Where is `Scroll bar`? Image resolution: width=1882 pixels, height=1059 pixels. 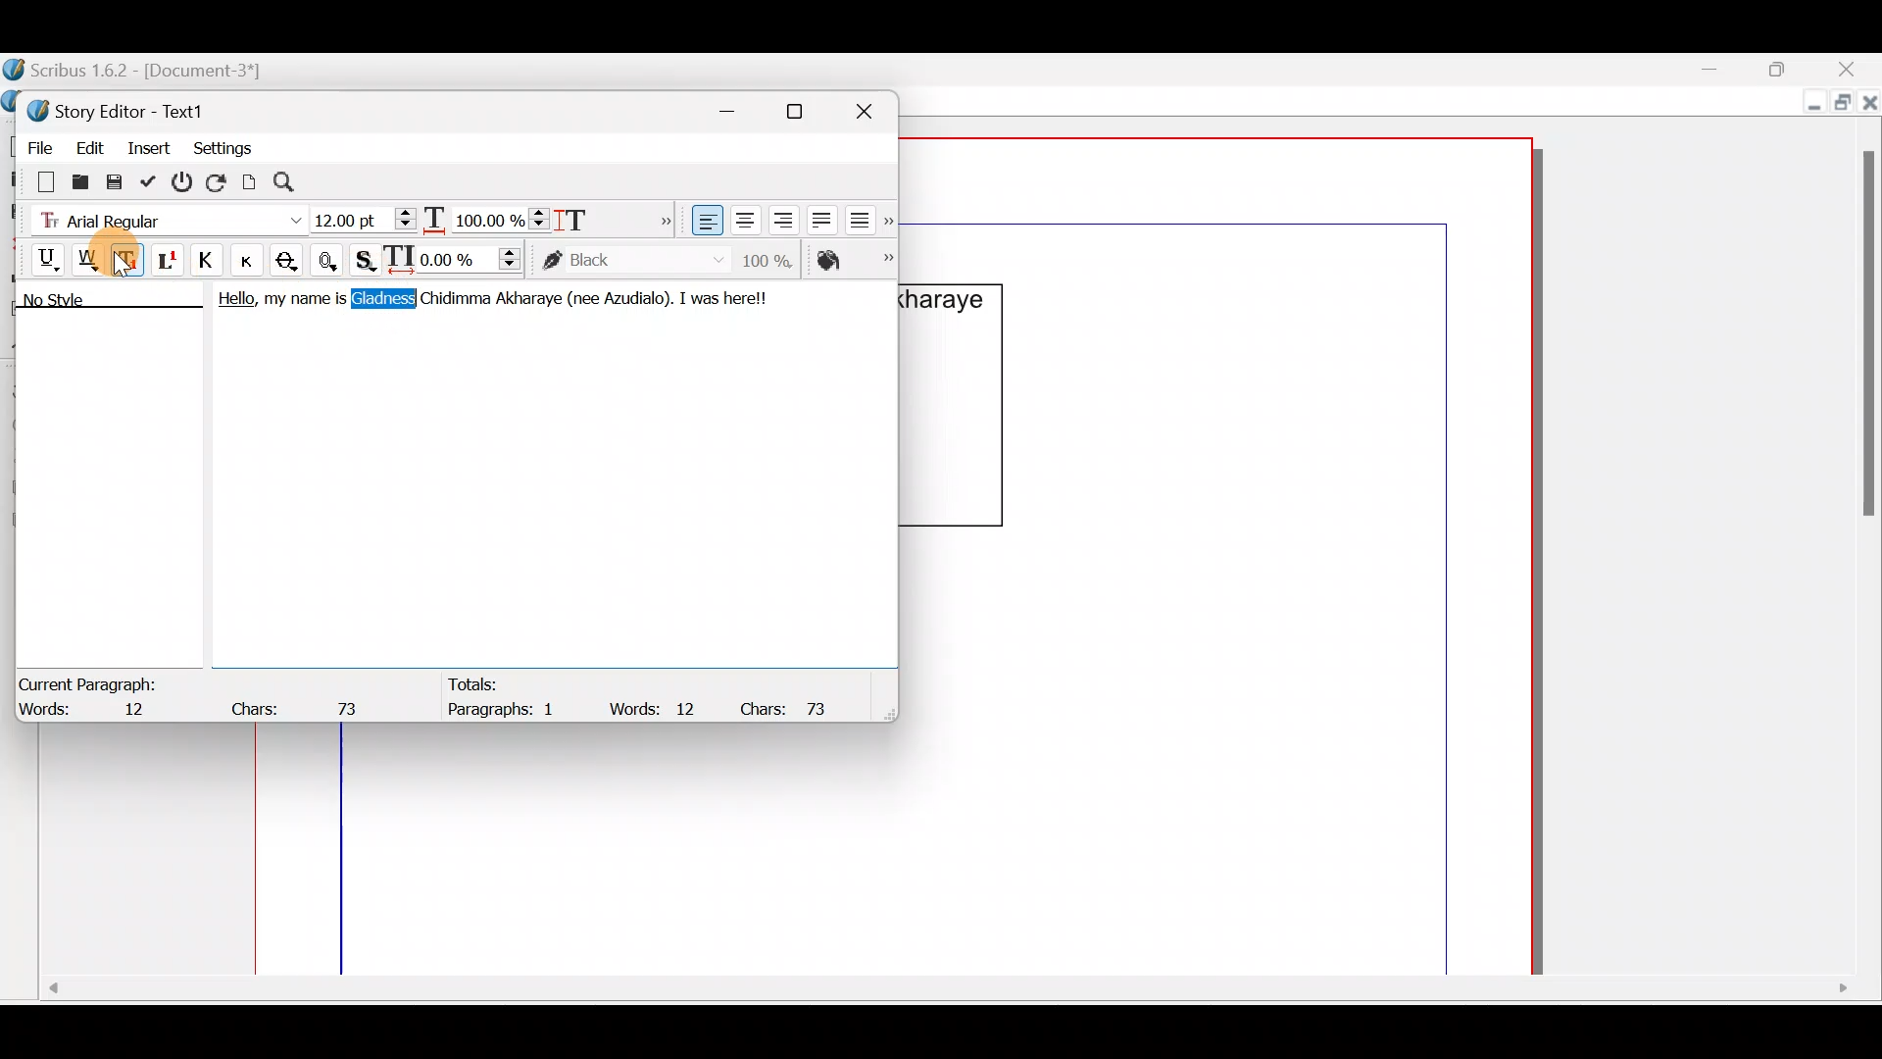
Scroll bar is located at coordinates (943, 995).